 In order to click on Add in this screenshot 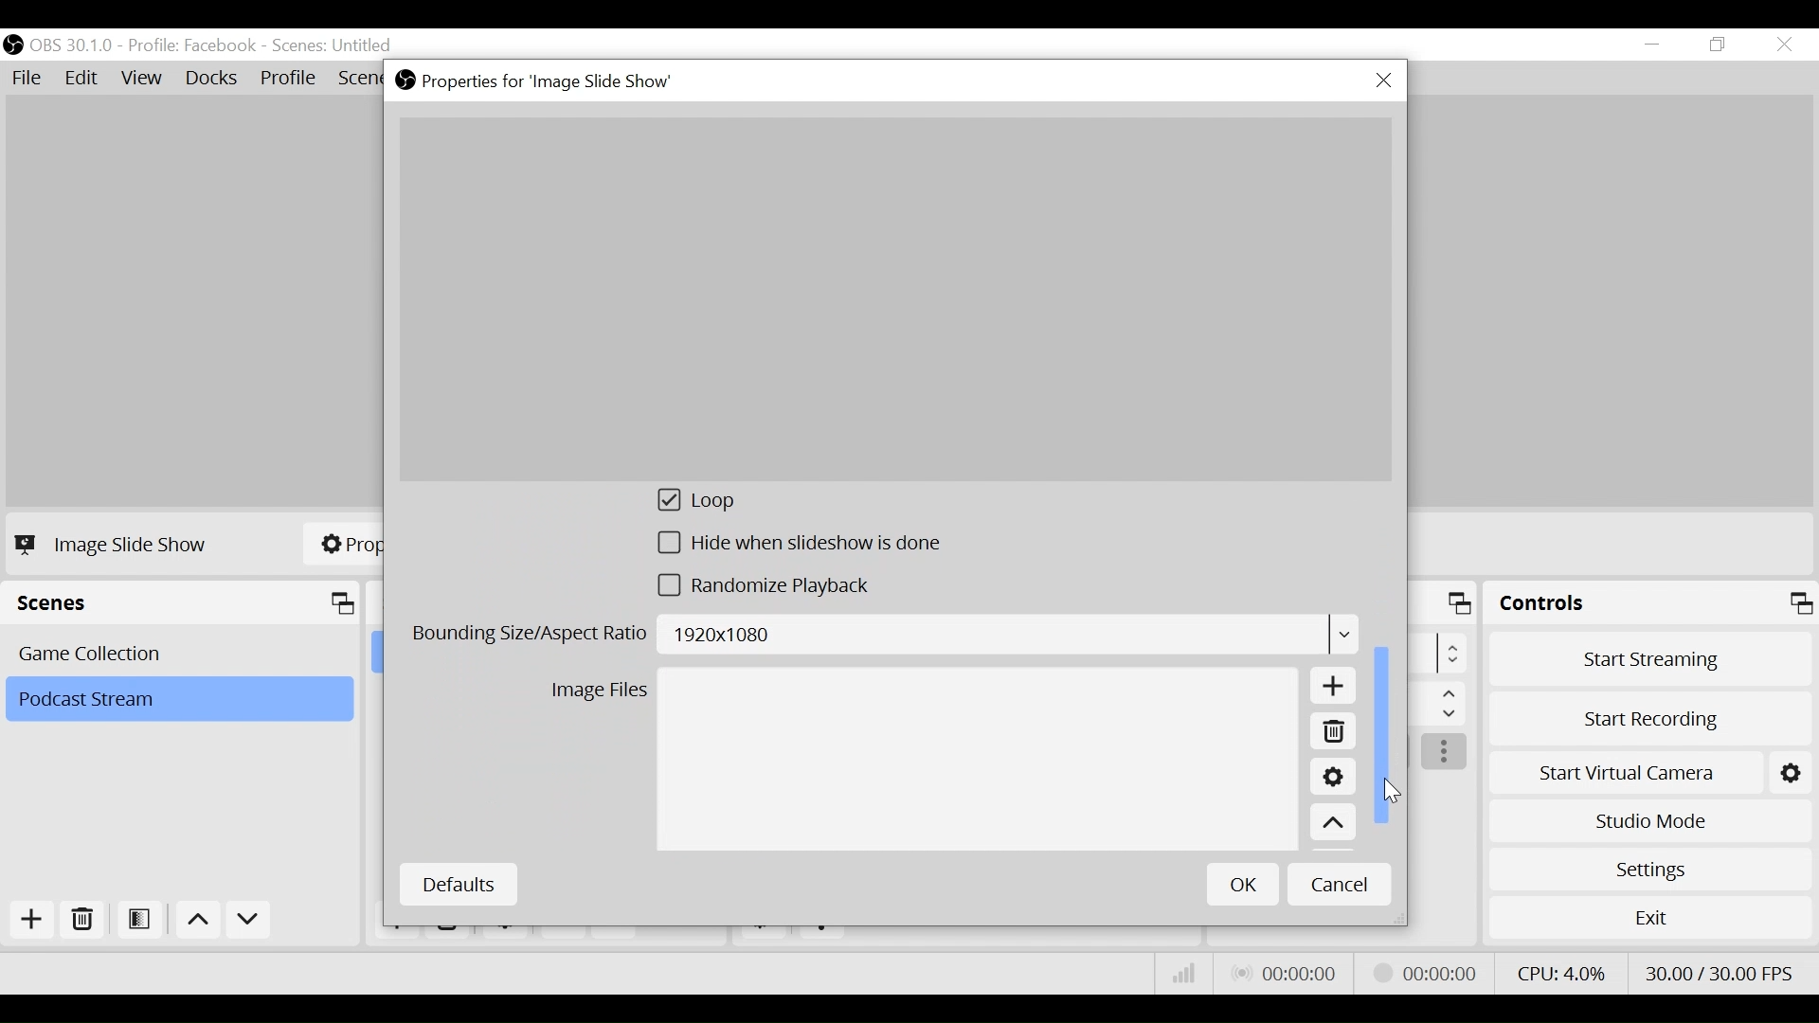, I will do `click(1334, 687)`.